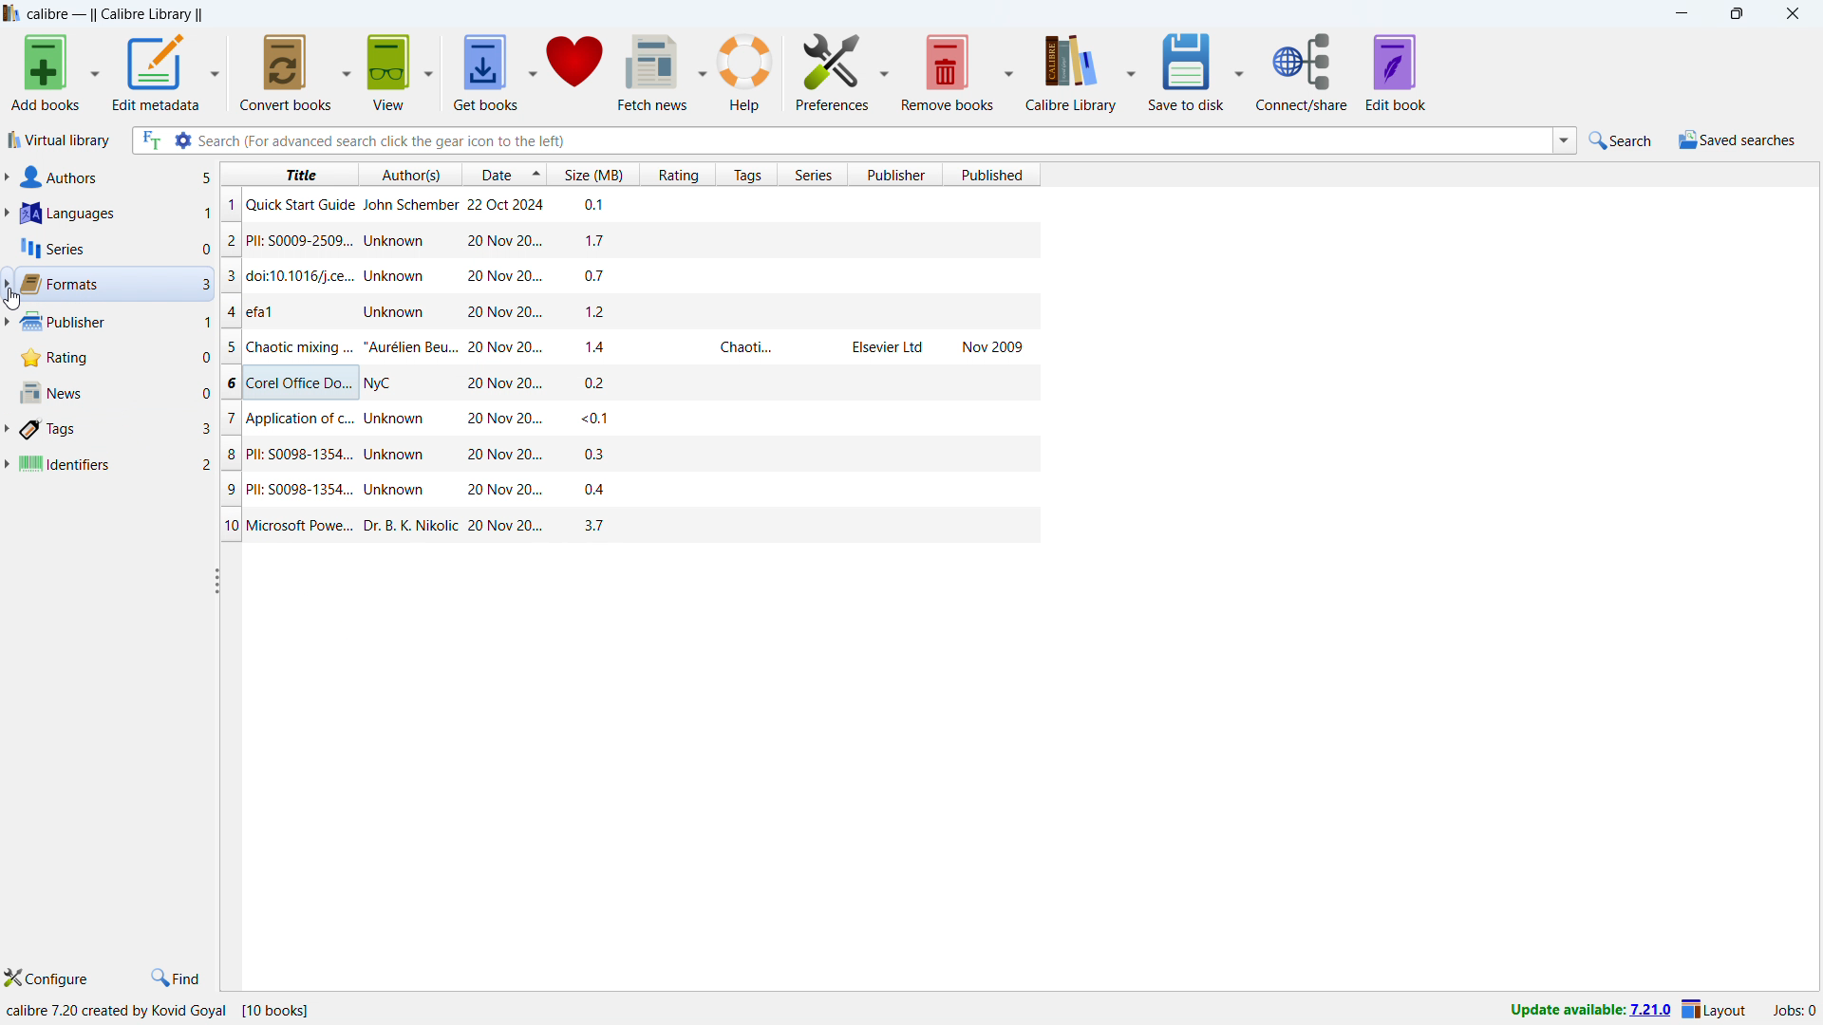  Describe the element at coordinates (832, 70) in the screenshot. I see `preferences` at that location.